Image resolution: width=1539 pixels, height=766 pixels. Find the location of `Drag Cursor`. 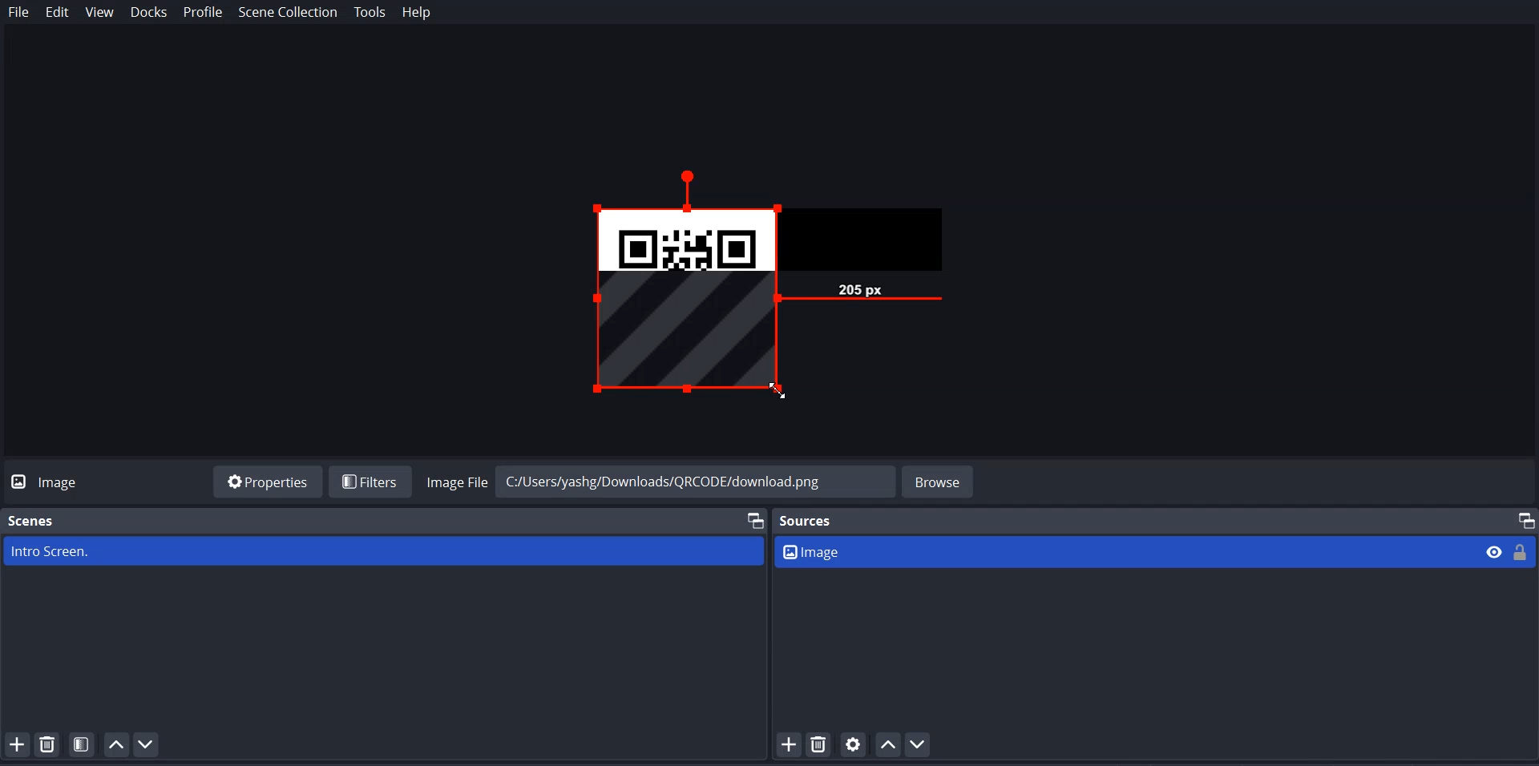

Drag Cursor is located at coordinates (777, 389).